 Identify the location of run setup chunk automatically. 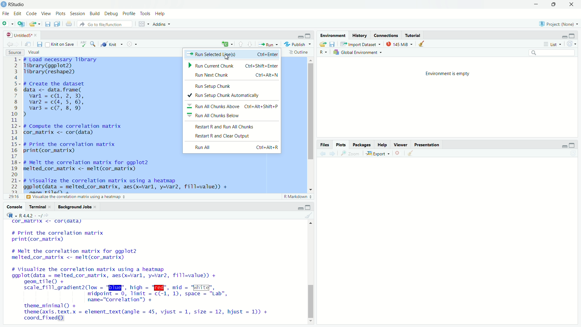
(233, 95).